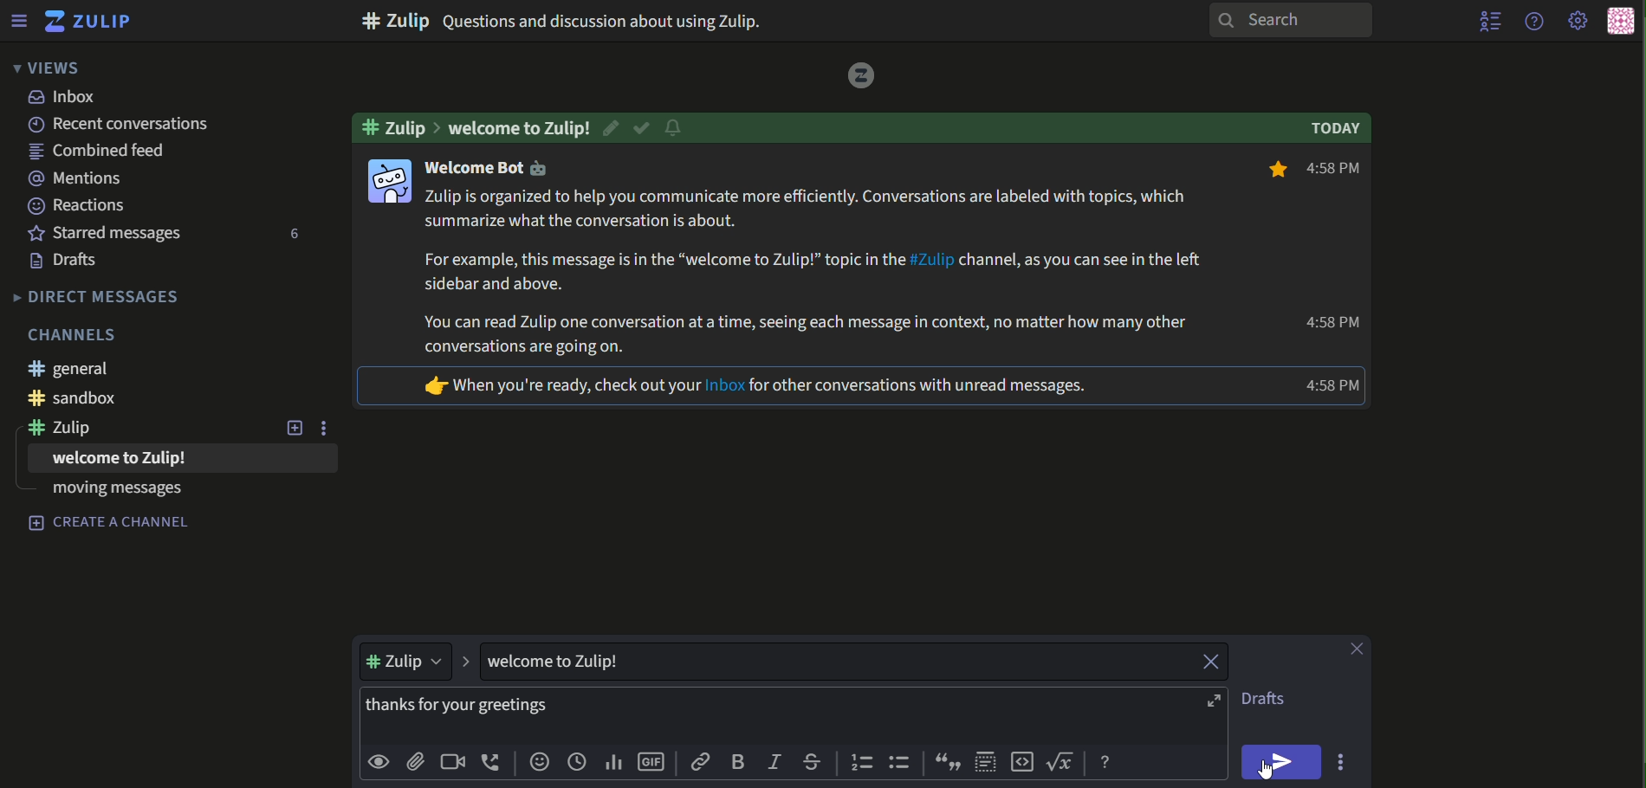  What do you see at coordinates (378, 763) in the screenshot?
I see `preview` at bounding box center [378, 763].